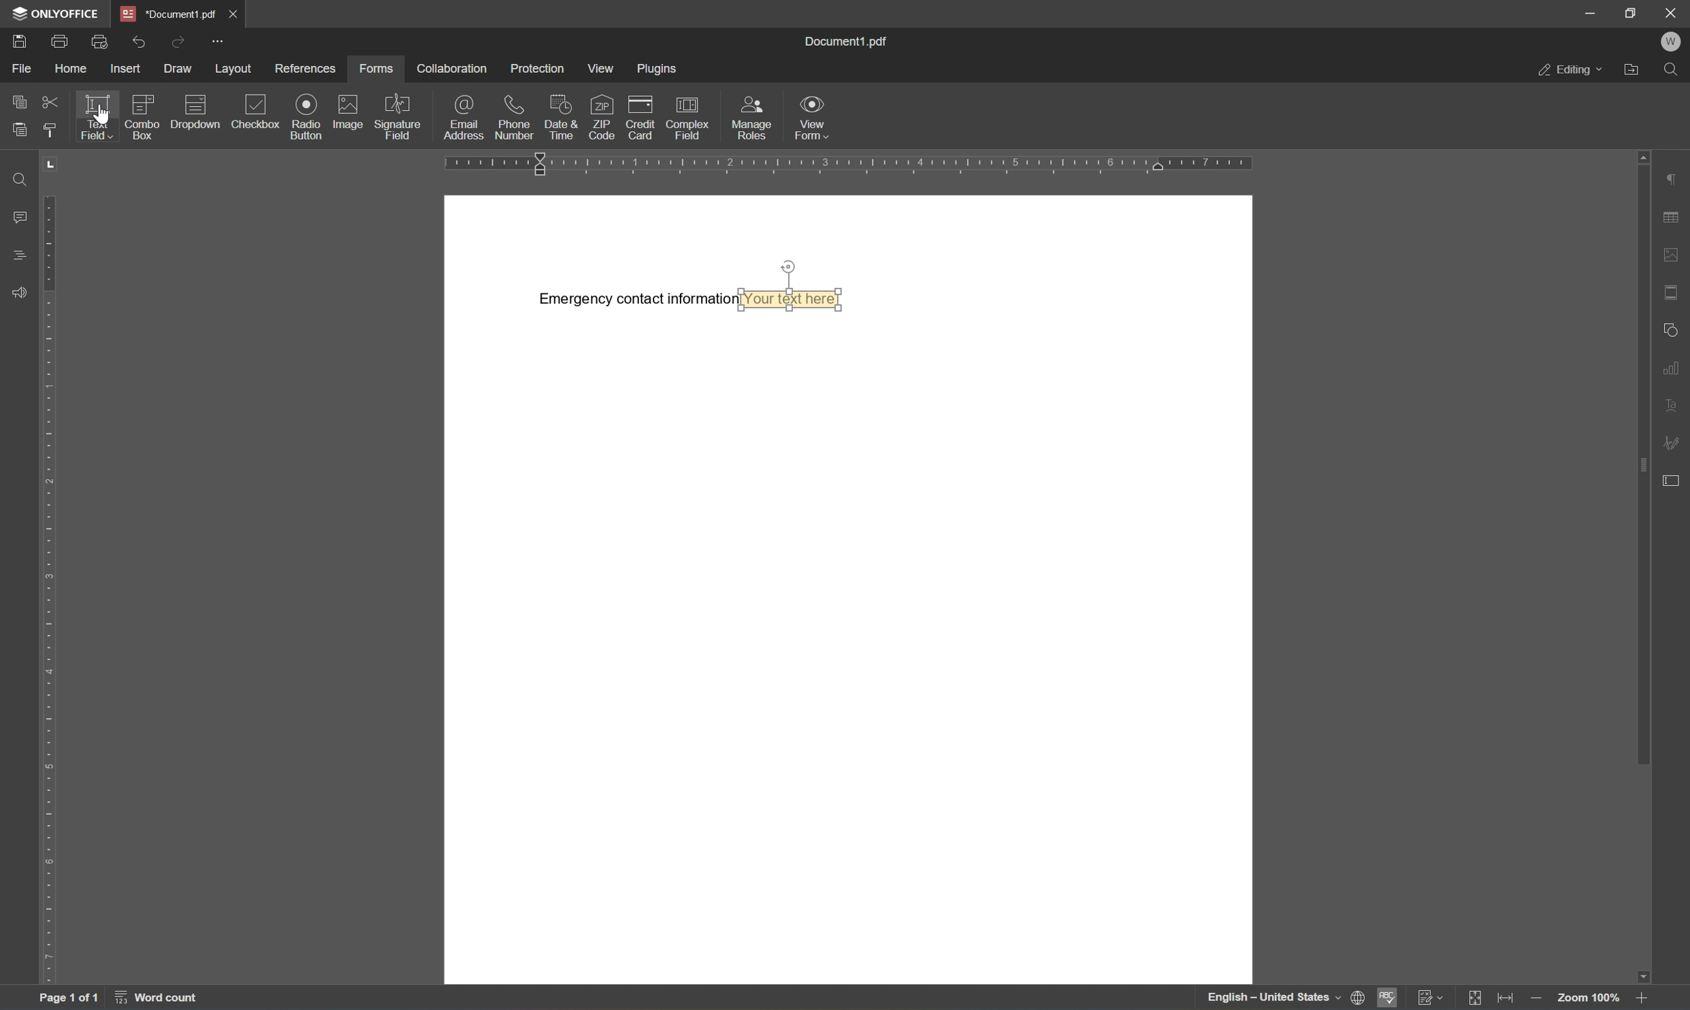 This screenshot has height=1010, width=1690. Describe the element at coordinates (1359, 1000) in the screenshot. I see `set document language` at that location.